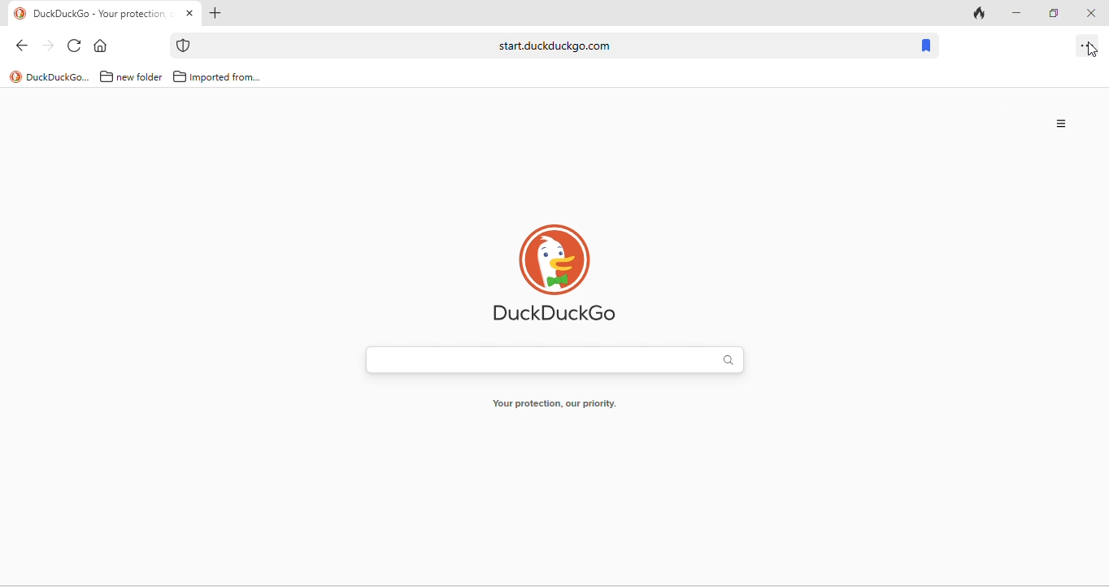 The width and height of the screenshot is (1109, 587). Describe the element at coordinates (76, 46) in the screenshot. I see `reload` at that location.